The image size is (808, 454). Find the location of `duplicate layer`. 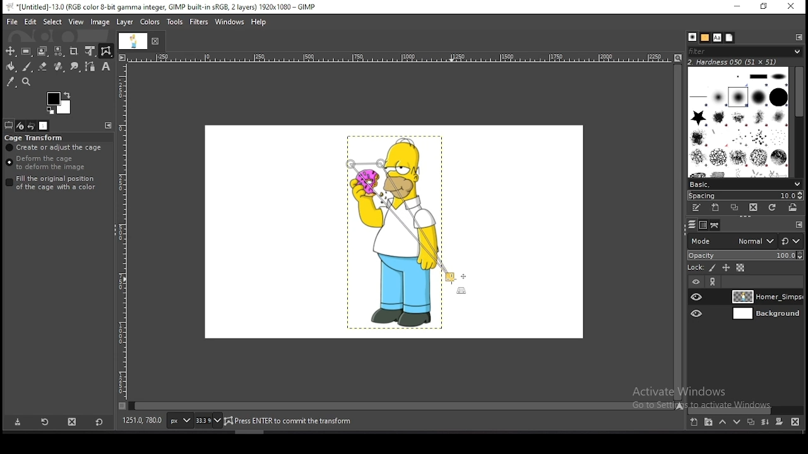

duplicate layer is located at coordinates (751, 424).